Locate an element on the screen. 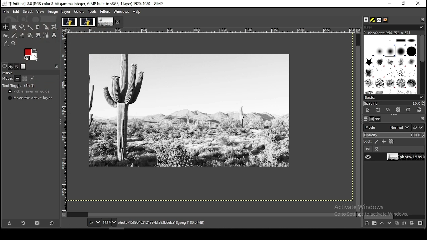  filters is located at coordinates (105, 12).